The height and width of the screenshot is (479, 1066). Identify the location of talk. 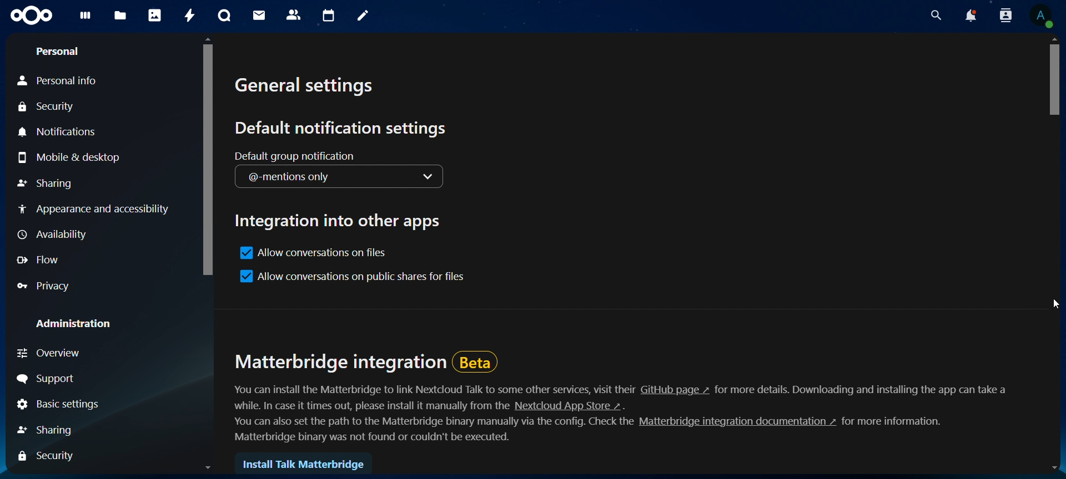
(223, 16).